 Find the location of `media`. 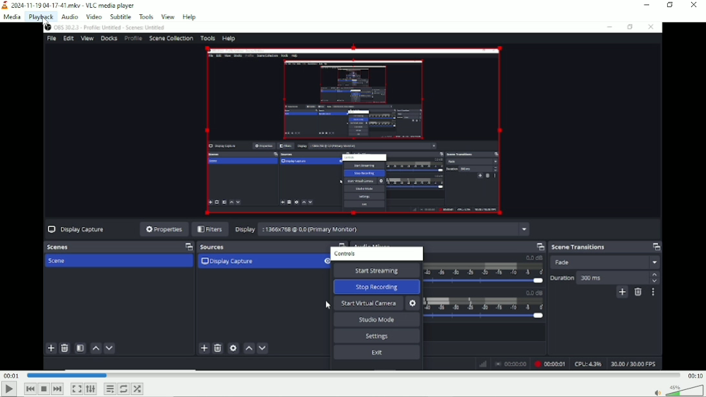

media is located at coordinates (12, 17).